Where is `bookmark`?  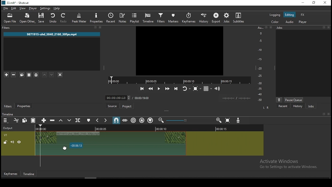
bookmark is located at coordinates (323, 28).